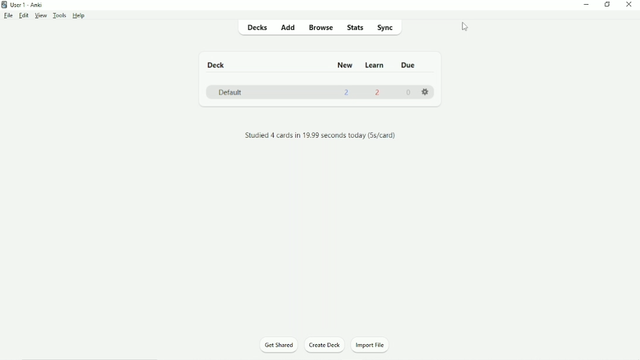 The width and height of the screenshot is (640, 360). What do you see at coordinates (287, 27) in the screenshot?
I see `Add` at bounding box center [287, 27].